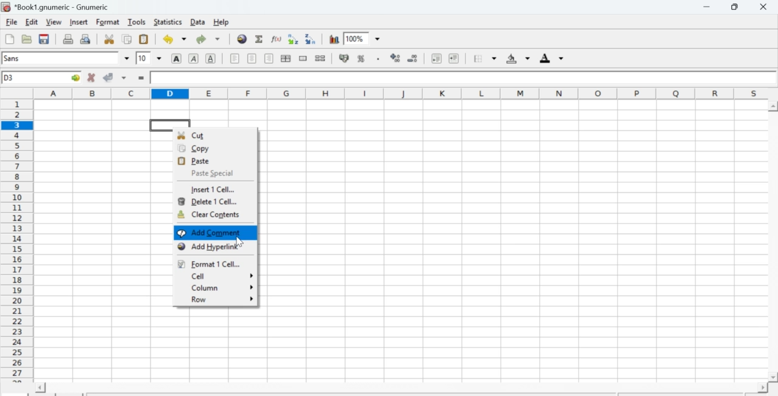 The height and width of the screenshot is (396, 778). I want to click on Create new workbook, so click(8, 39).